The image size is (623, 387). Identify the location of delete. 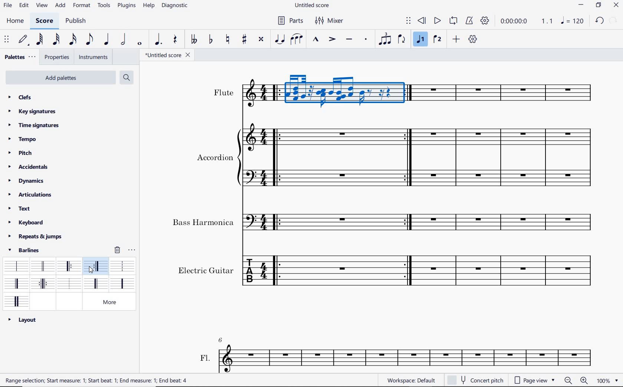
(118, 249).